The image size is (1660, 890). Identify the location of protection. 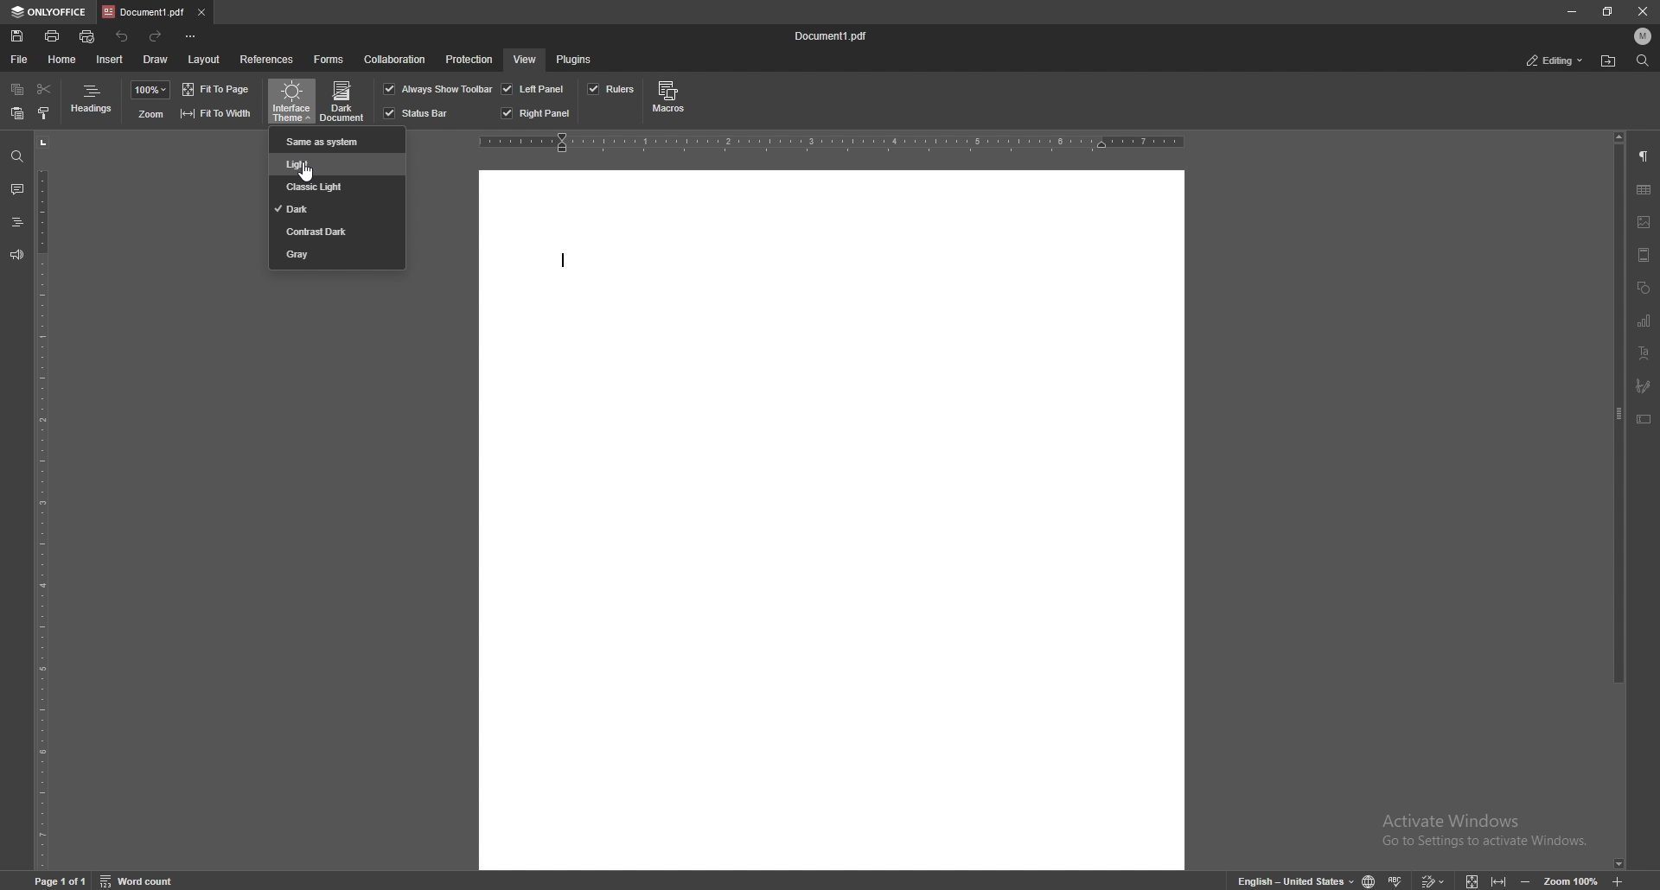
(469, 60).